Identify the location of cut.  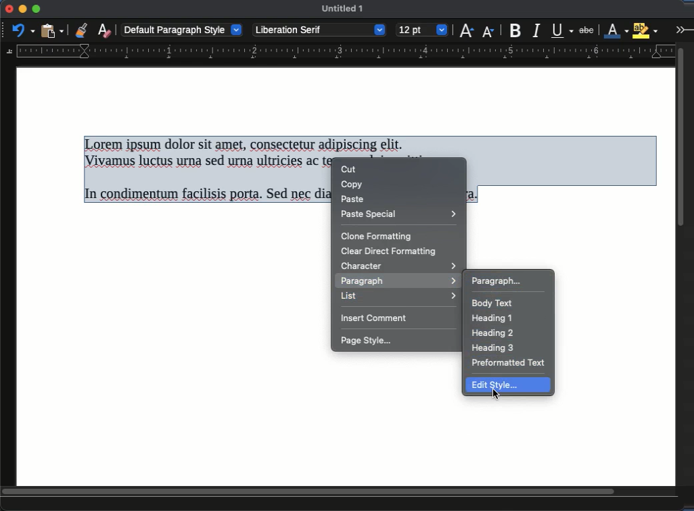
(350, 170).